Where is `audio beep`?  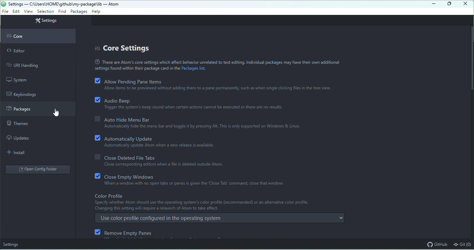 audio beep is located at coordinates (121, 100).